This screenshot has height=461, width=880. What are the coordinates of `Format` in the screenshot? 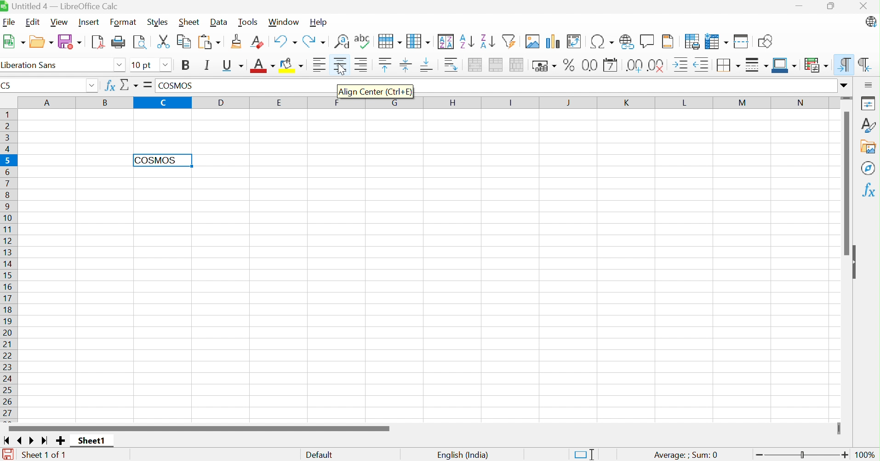 It's located at (125, 22).